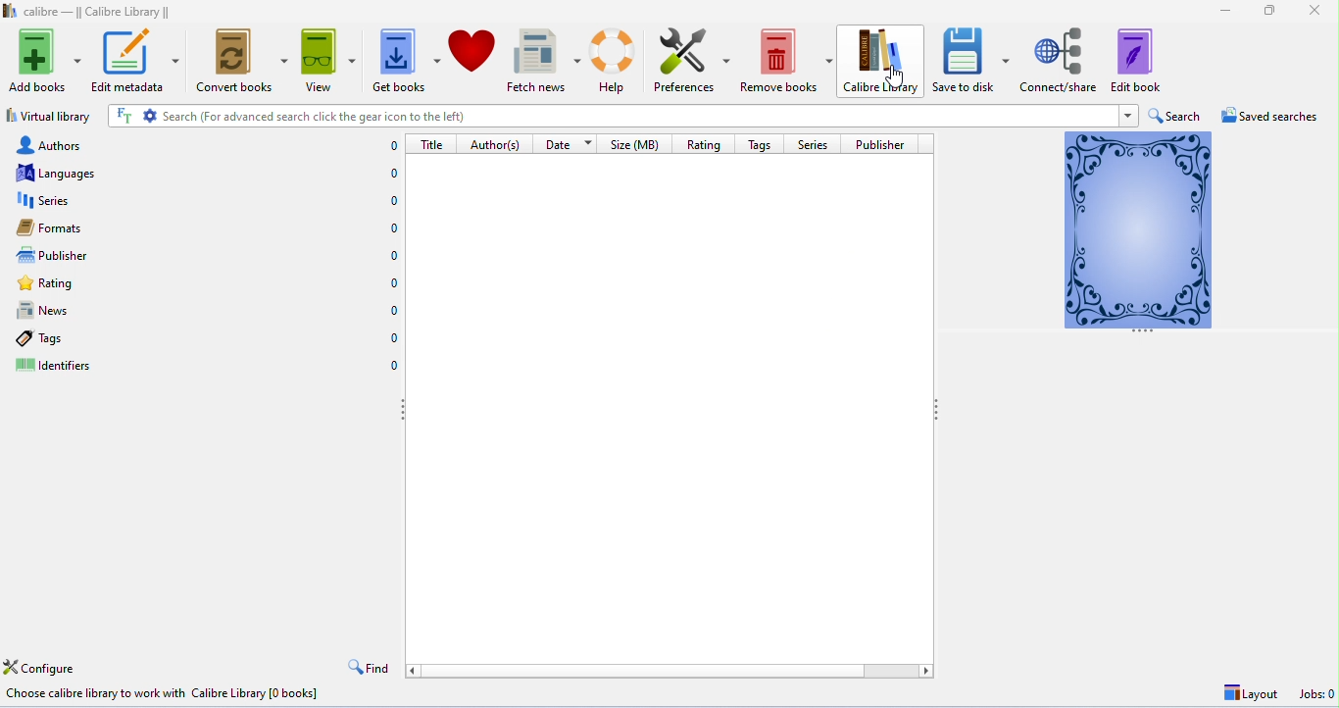 The image size is (1339, 708). What do you see at coordinates (1314, 13) in the screenshot?
I see `close` at bounding box center [1314, 13].